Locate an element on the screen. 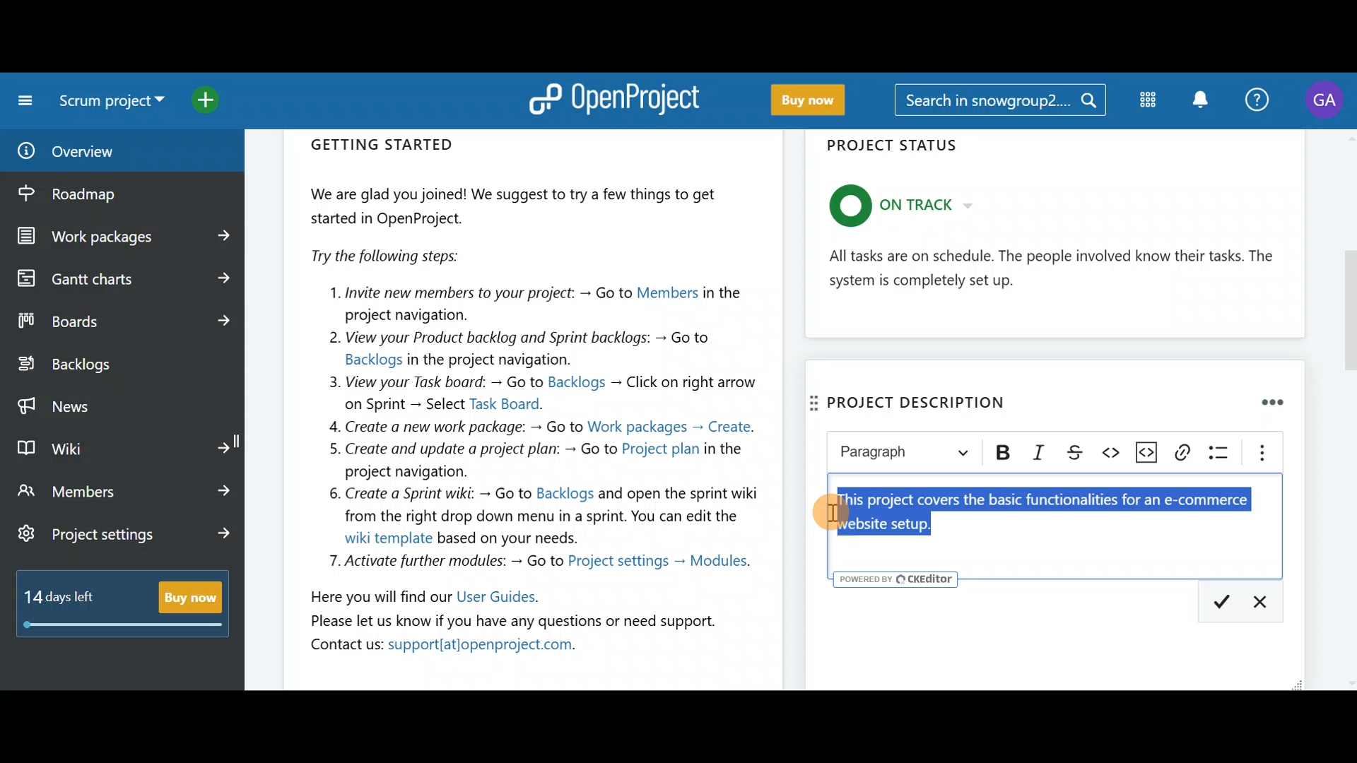 This screenshot has height=763, width=1357. Text editor is located at coordinates (1063, 524).